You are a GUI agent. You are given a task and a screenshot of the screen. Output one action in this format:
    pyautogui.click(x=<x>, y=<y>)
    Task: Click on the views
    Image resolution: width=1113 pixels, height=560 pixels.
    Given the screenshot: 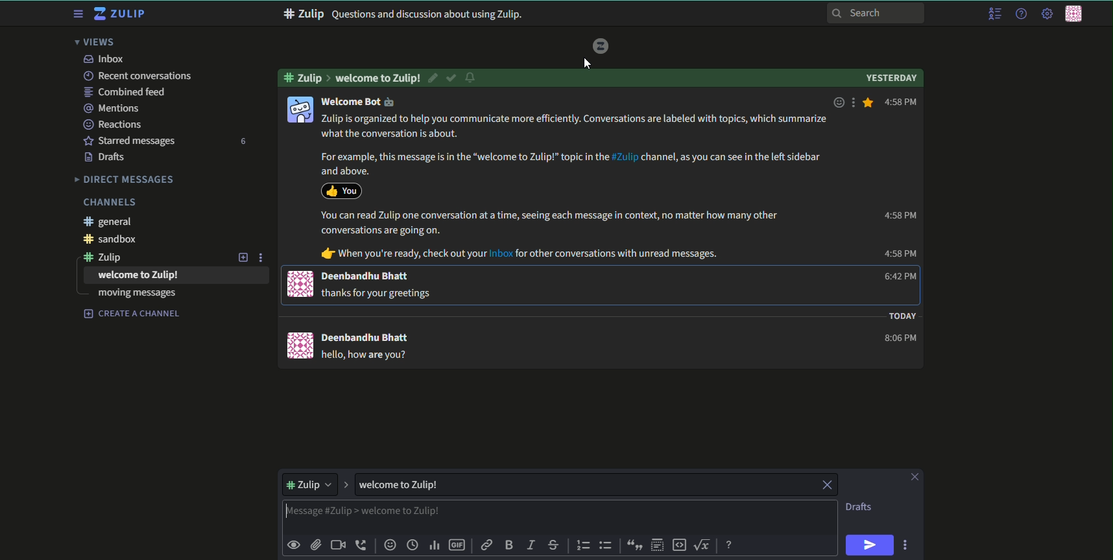 What is the action you would take?
    pyautogui.click(x=99, y=42)
    